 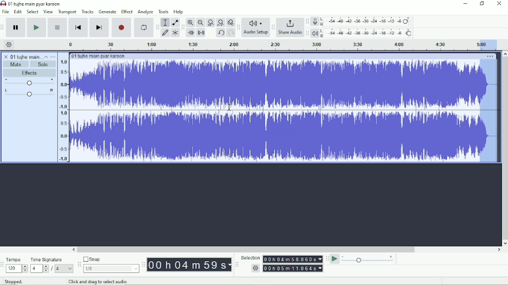 I want to click on Trim audio outside selection, so click(x=191, y=33).